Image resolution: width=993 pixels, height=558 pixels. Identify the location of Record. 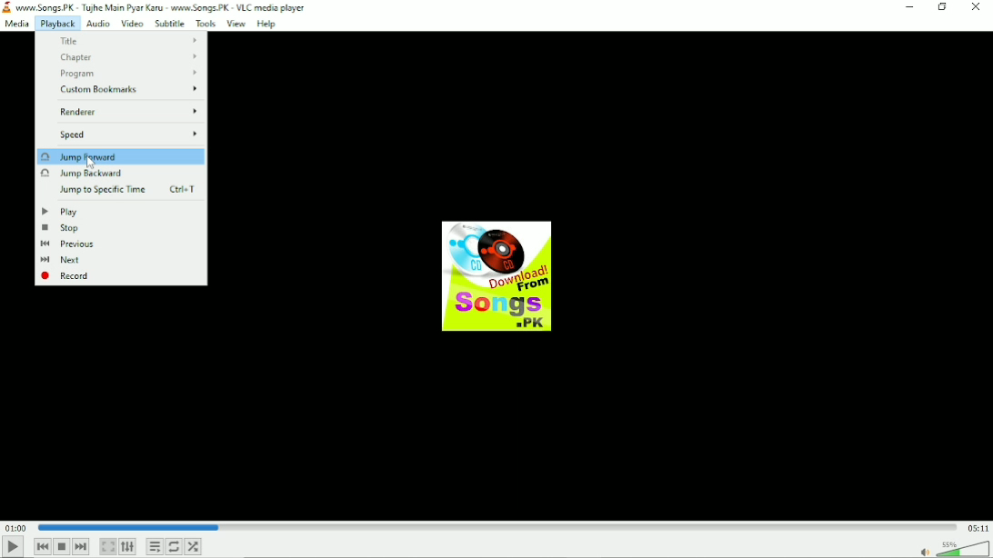
(66, 276).